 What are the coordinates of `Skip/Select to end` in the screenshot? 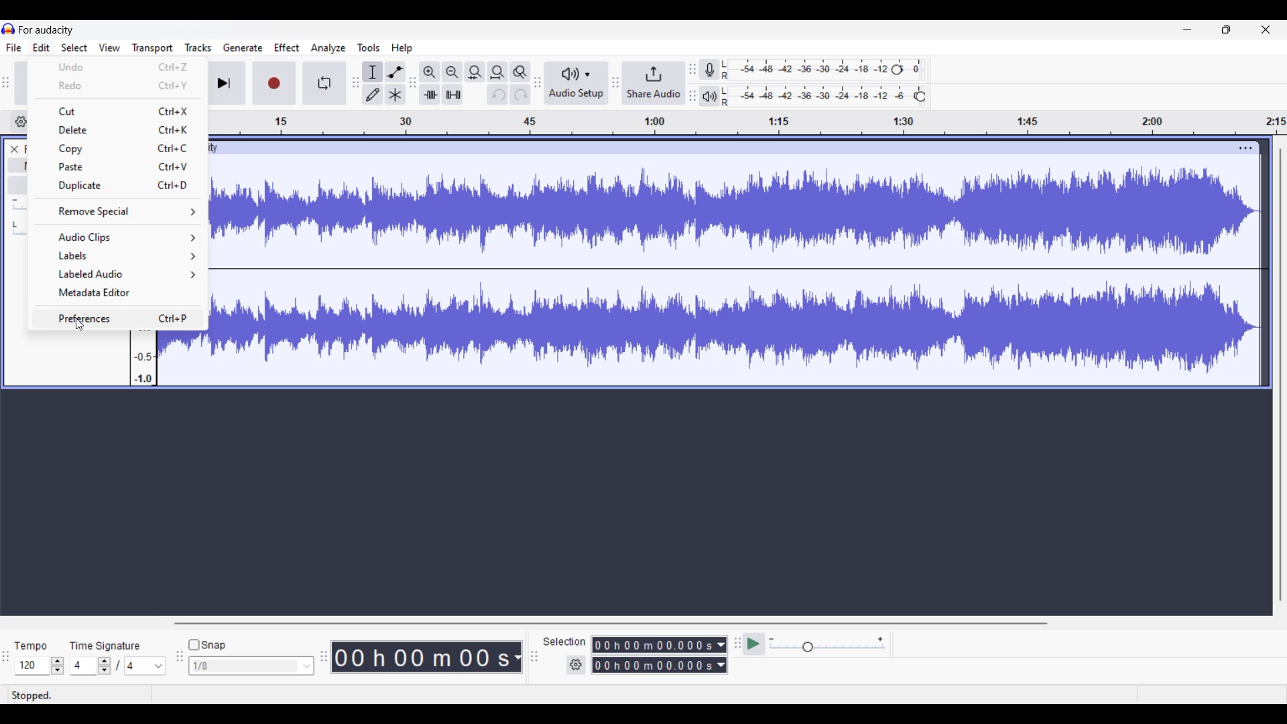 It's located at (224, 83).